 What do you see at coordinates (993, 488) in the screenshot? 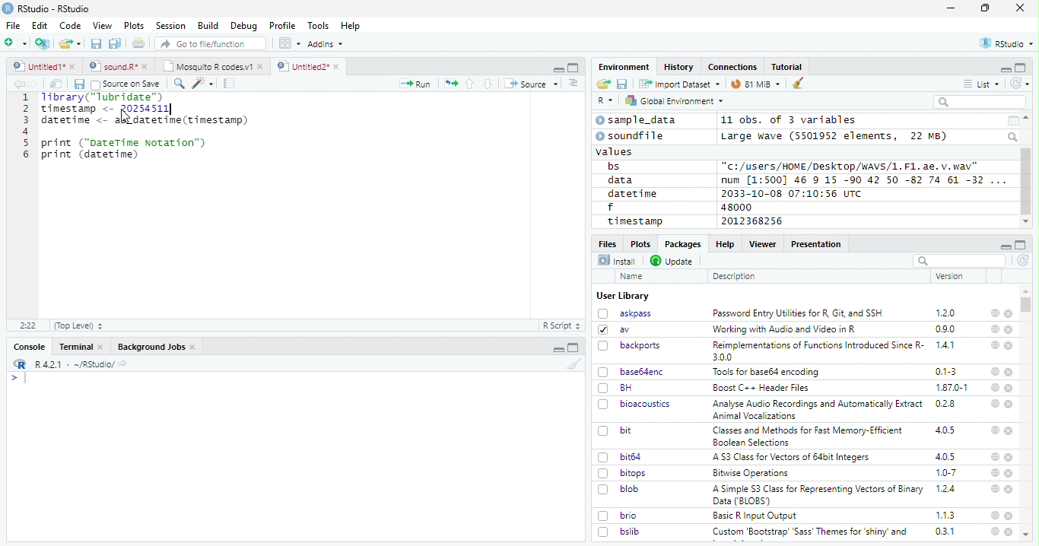
I see `help` at bounding box center [993, 488].